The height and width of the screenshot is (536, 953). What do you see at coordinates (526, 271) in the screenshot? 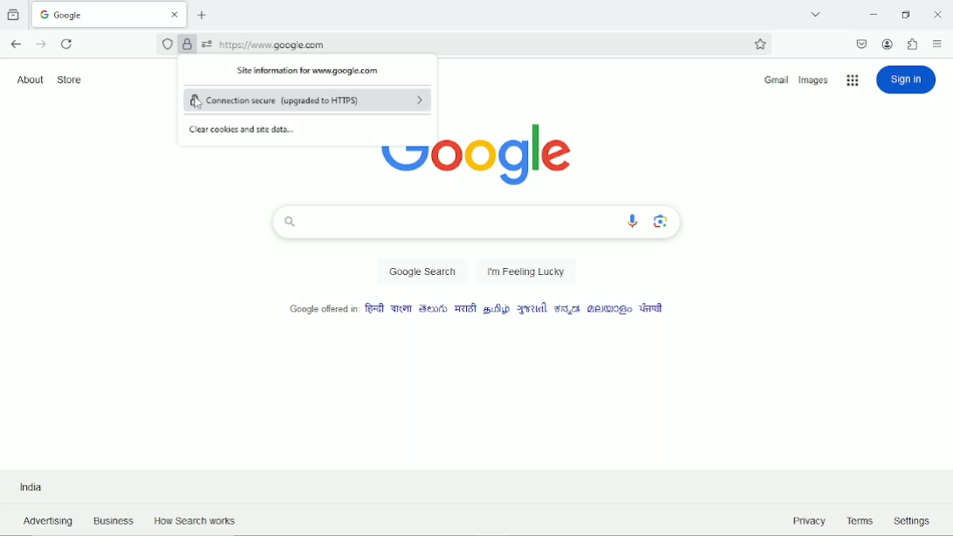
I see `I'm feeling lucky` at bounding box center [526, 271].